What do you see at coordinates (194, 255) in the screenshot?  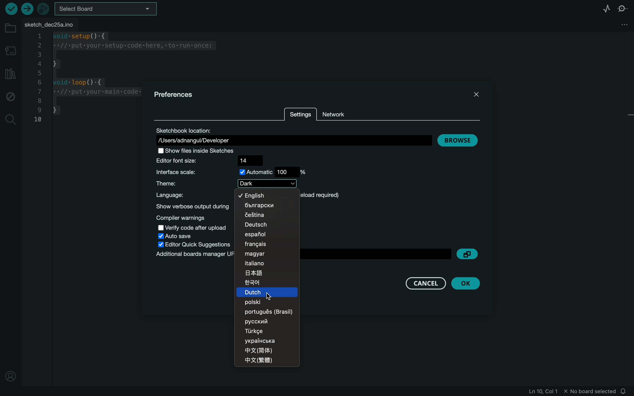 I see `boards  manager` at bounding box center [194, 255].